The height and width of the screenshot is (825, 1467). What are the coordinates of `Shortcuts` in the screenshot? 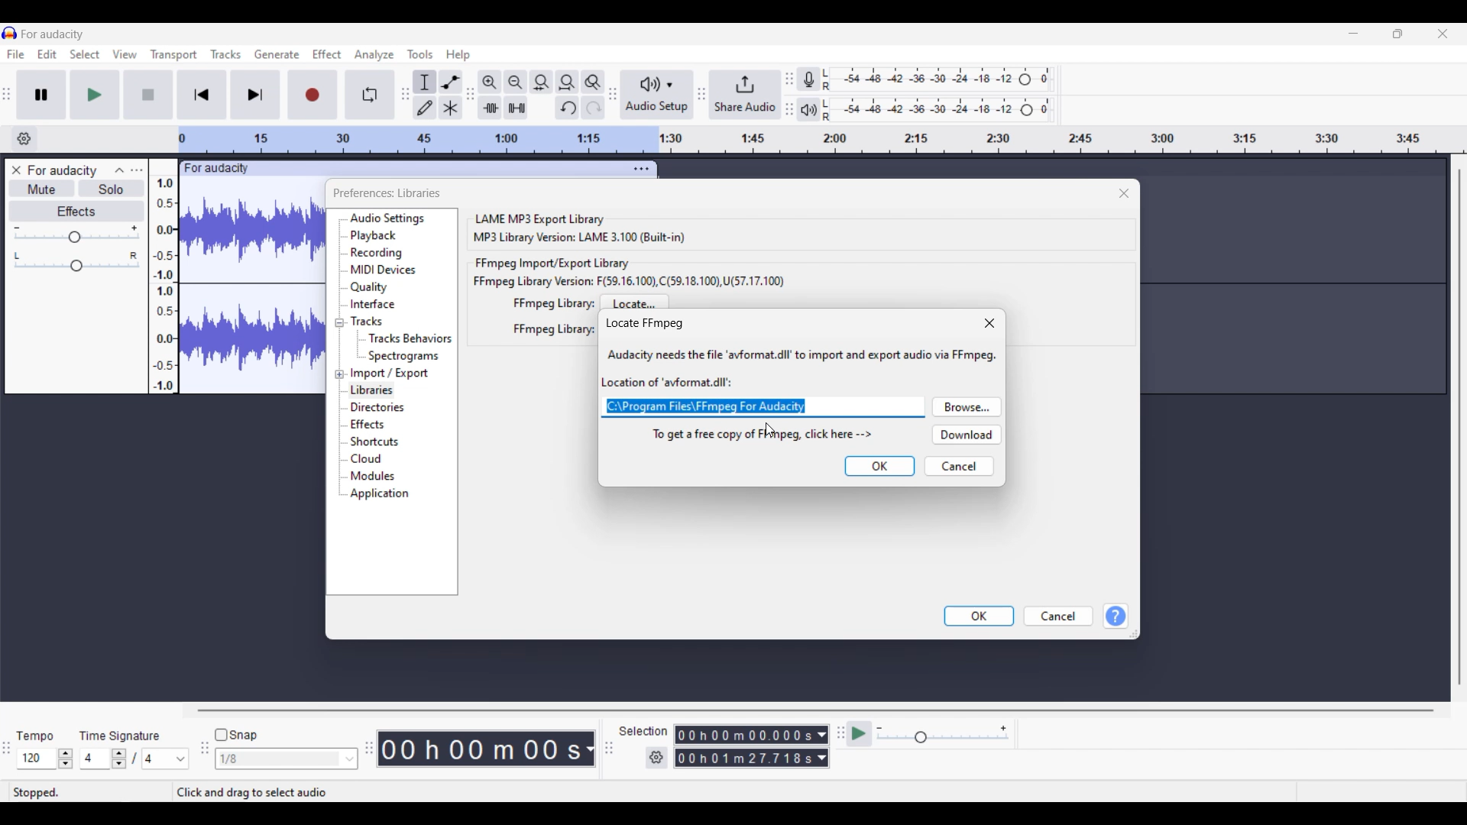 It's located at (376, 442).